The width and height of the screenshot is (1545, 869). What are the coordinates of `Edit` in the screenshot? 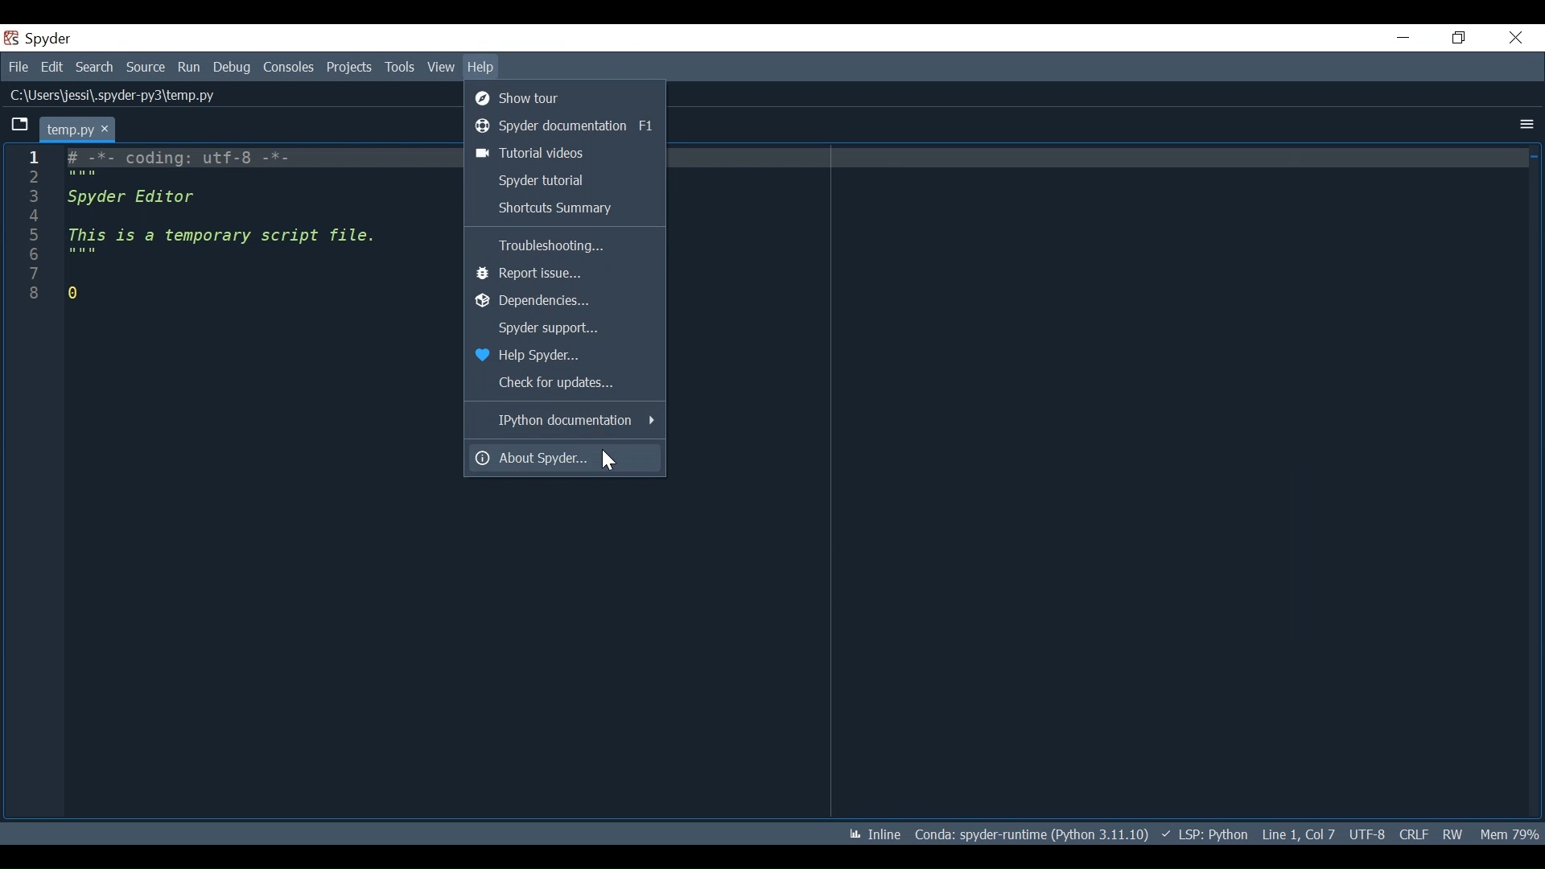 It's located at (51, 66).